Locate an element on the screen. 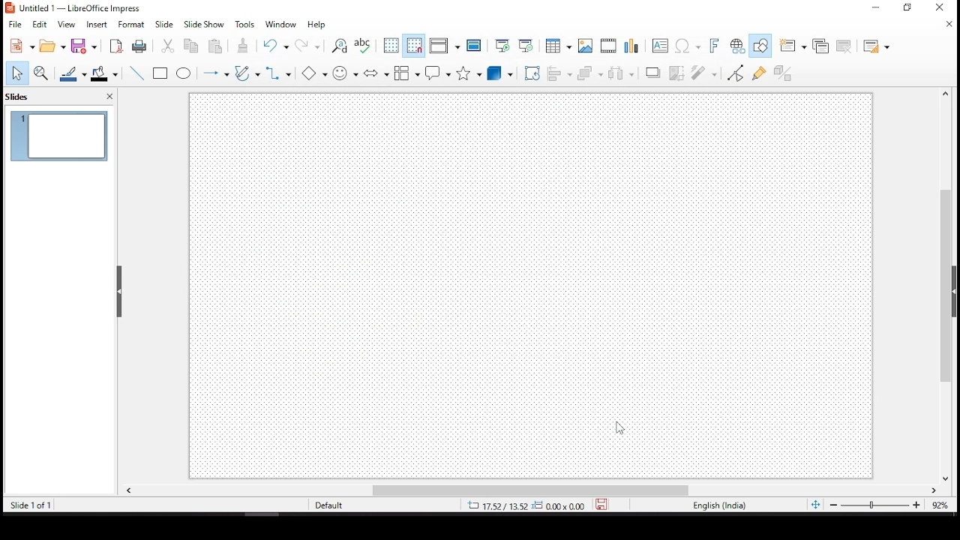  copy is located at coordinates (190, 46).